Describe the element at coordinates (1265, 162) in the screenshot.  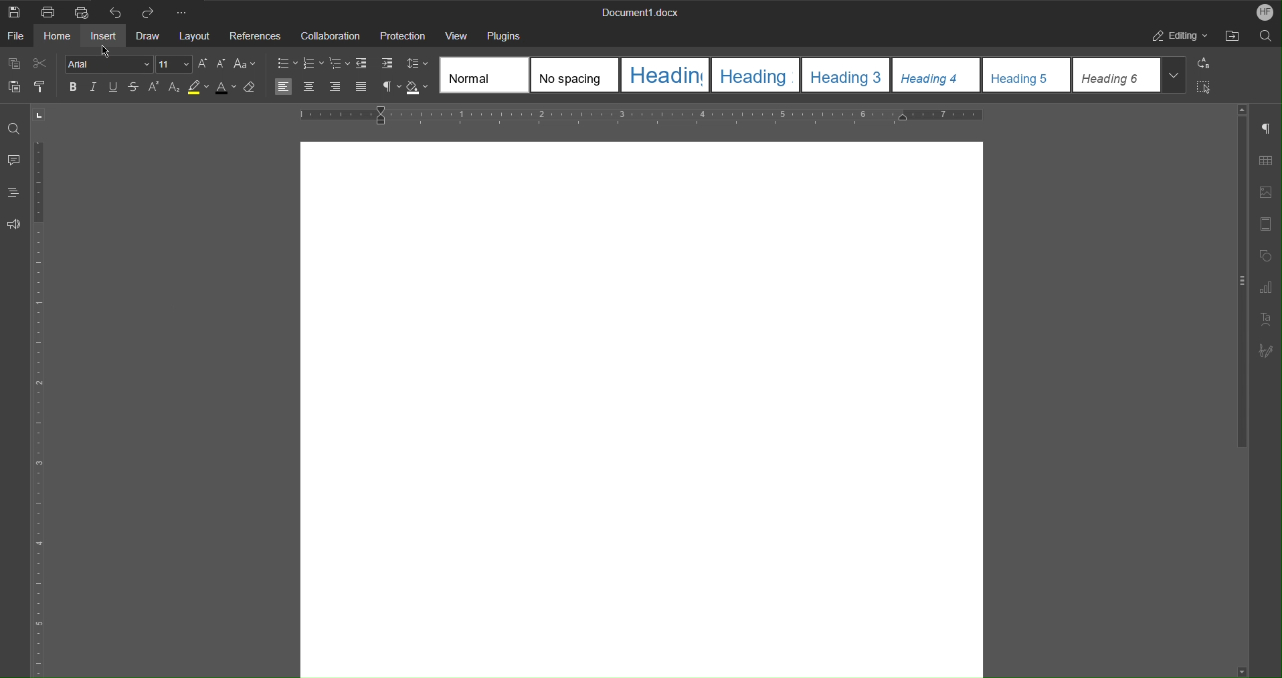
I see `Table` at that location.